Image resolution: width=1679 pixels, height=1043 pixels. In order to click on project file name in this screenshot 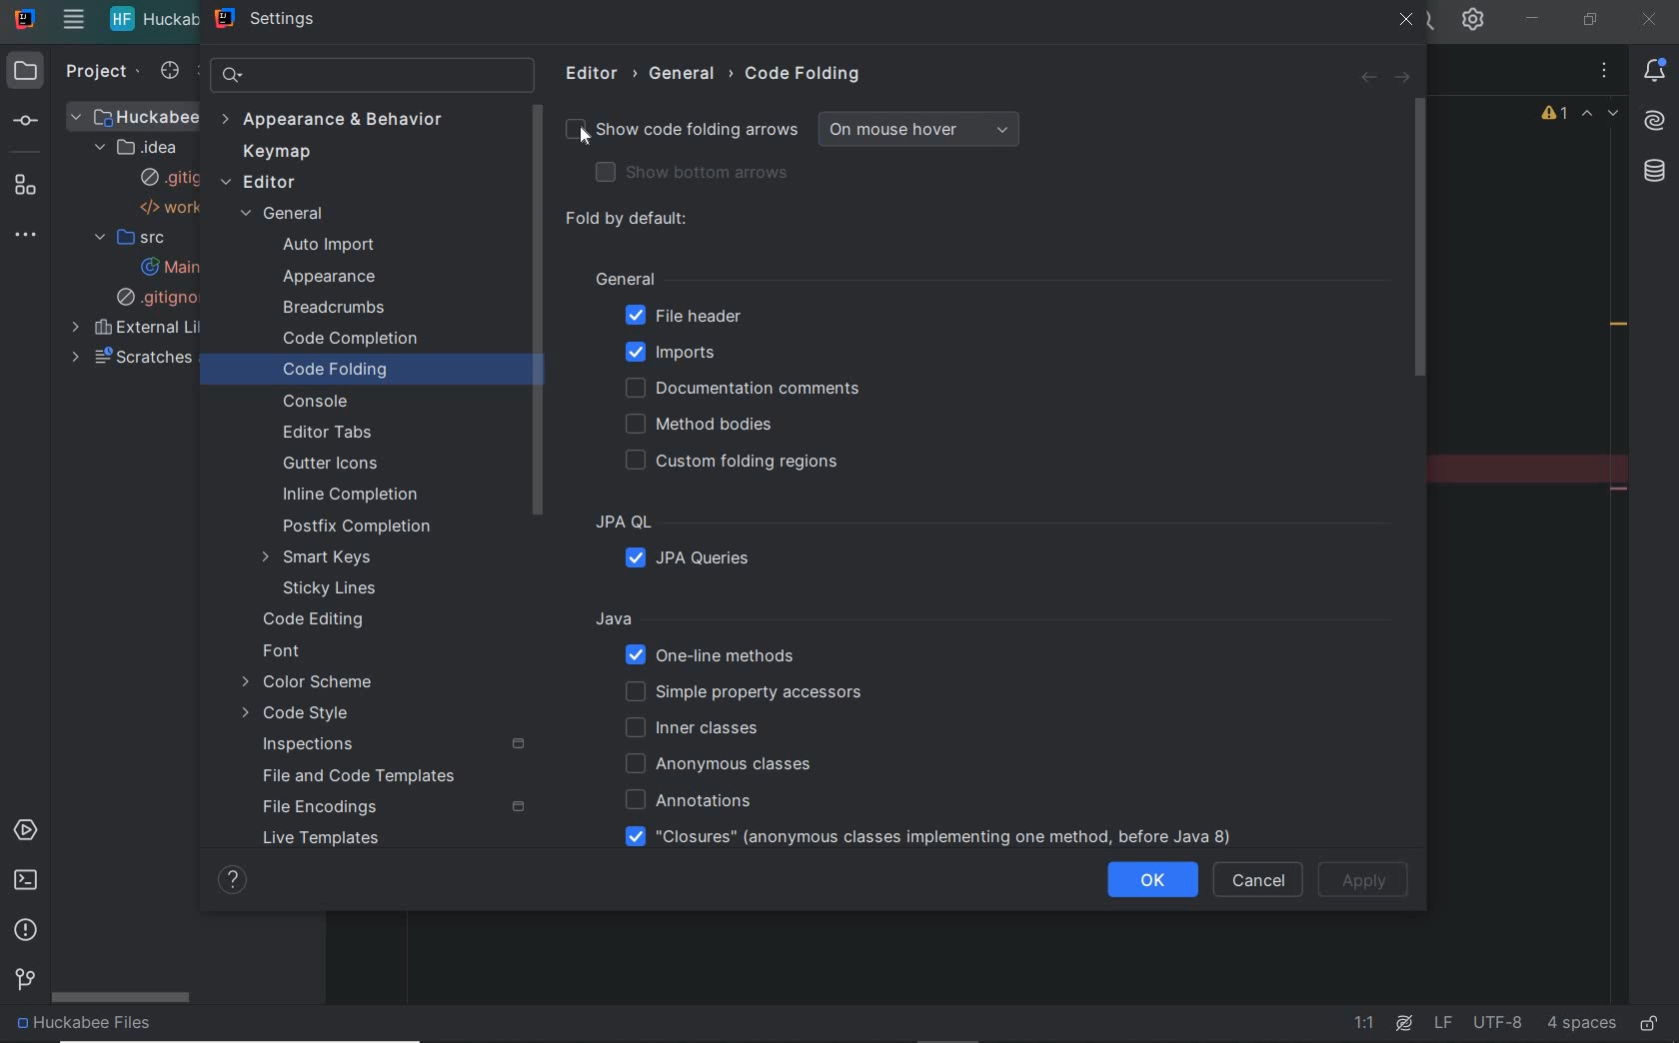, I will do `click(145, 115)`.